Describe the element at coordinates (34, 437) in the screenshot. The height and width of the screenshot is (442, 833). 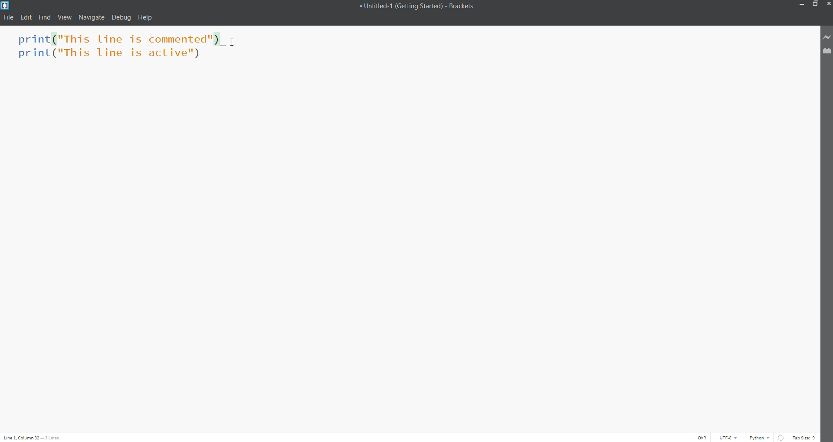
I see `Line and Column` at that location.